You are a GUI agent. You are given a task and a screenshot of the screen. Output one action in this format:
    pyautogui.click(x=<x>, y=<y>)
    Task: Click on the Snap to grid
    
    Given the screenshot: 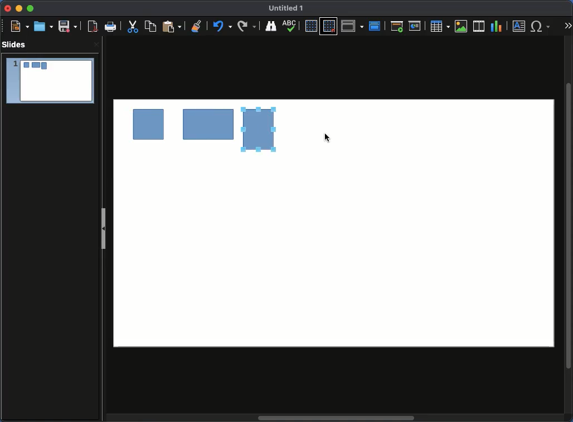 What is the action you would take?
    pyautogui.click(x=329, y=26)
    